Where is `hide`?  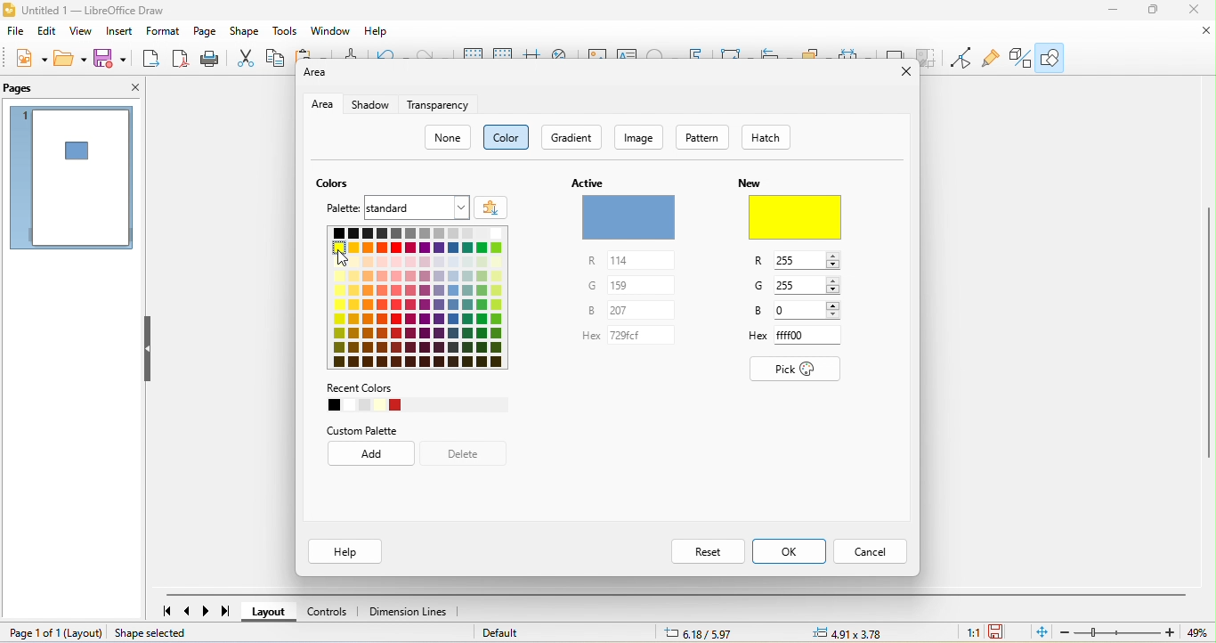
hide is located at coordinates (153, 350).